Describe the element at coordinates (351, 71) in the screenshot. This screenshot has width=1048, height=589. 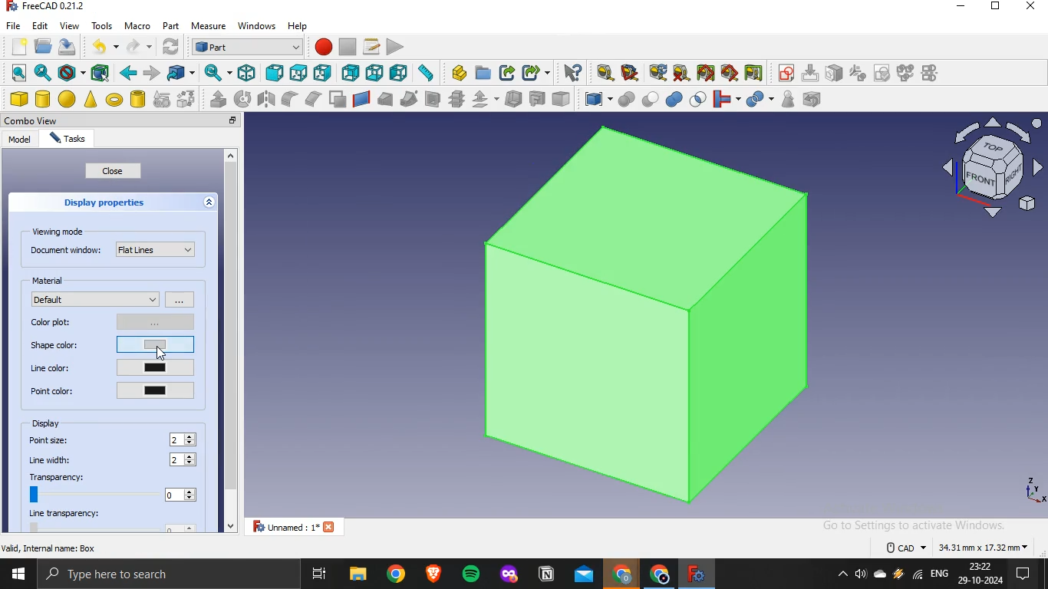
I see `rear` at that location.